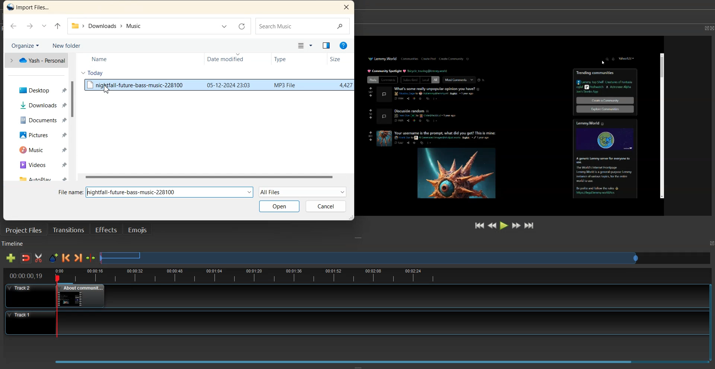 This screenshot has height=369, width=715. Describe the element at coordinates (19, 323) in the screenshot. I see `Track 1` at that location.